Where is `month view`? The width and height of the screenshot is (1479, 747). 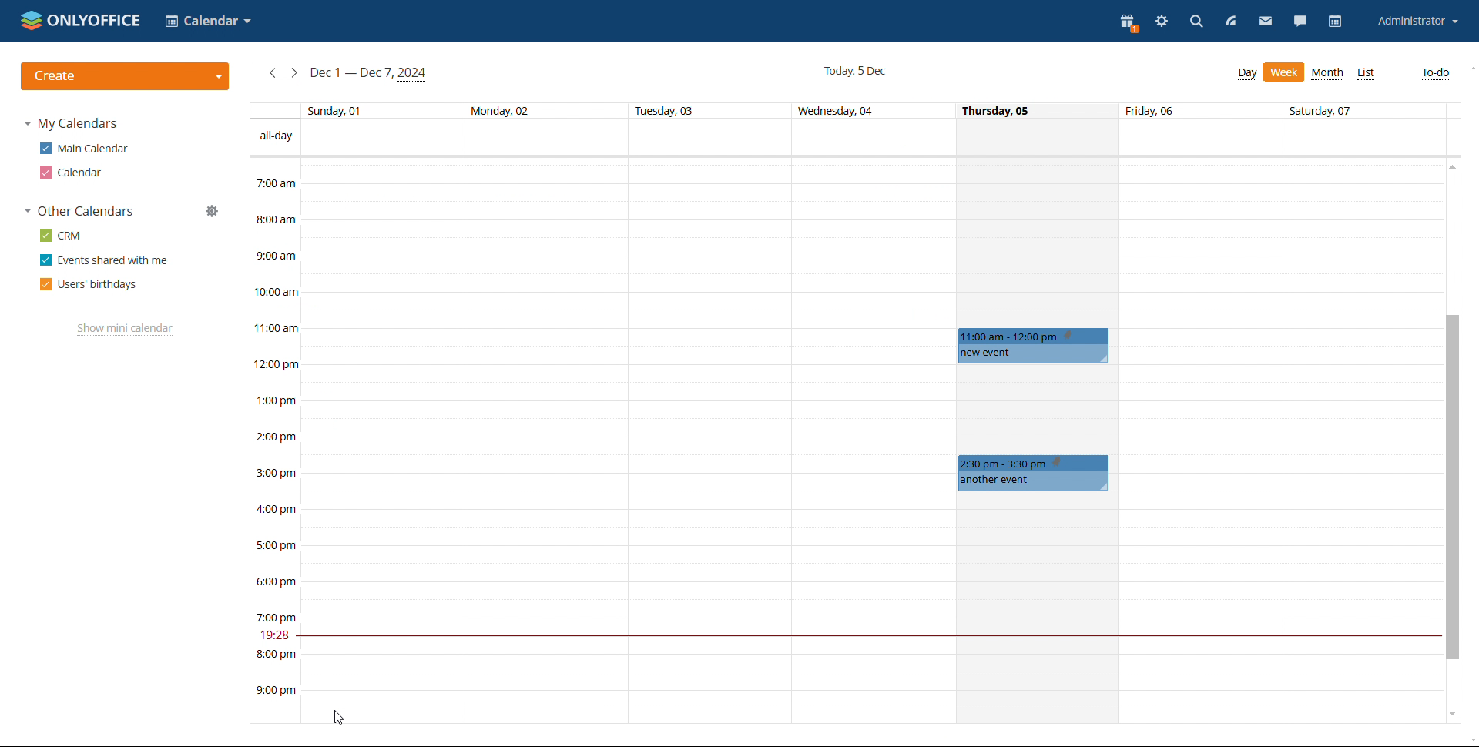
month view is located at coordinates (1328, 74).